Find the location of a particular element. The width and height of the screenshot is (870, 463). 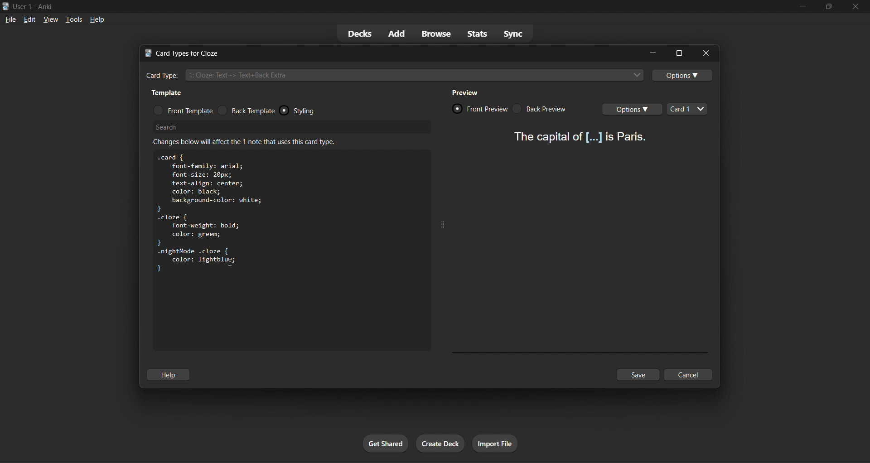

add is located at coordinates (396, 33).